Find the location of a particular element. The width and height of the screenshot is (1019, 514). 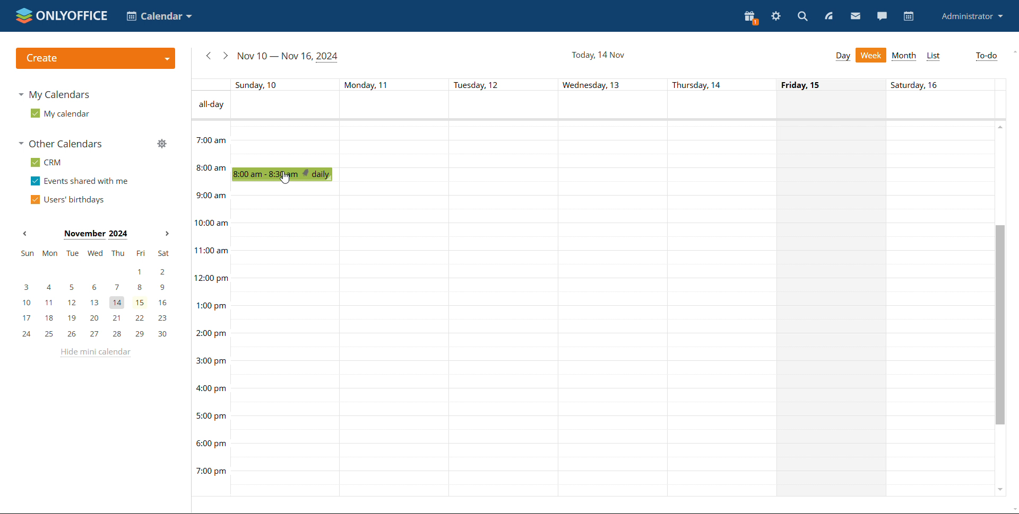

events shared with me is located at coordinates (80, 181).